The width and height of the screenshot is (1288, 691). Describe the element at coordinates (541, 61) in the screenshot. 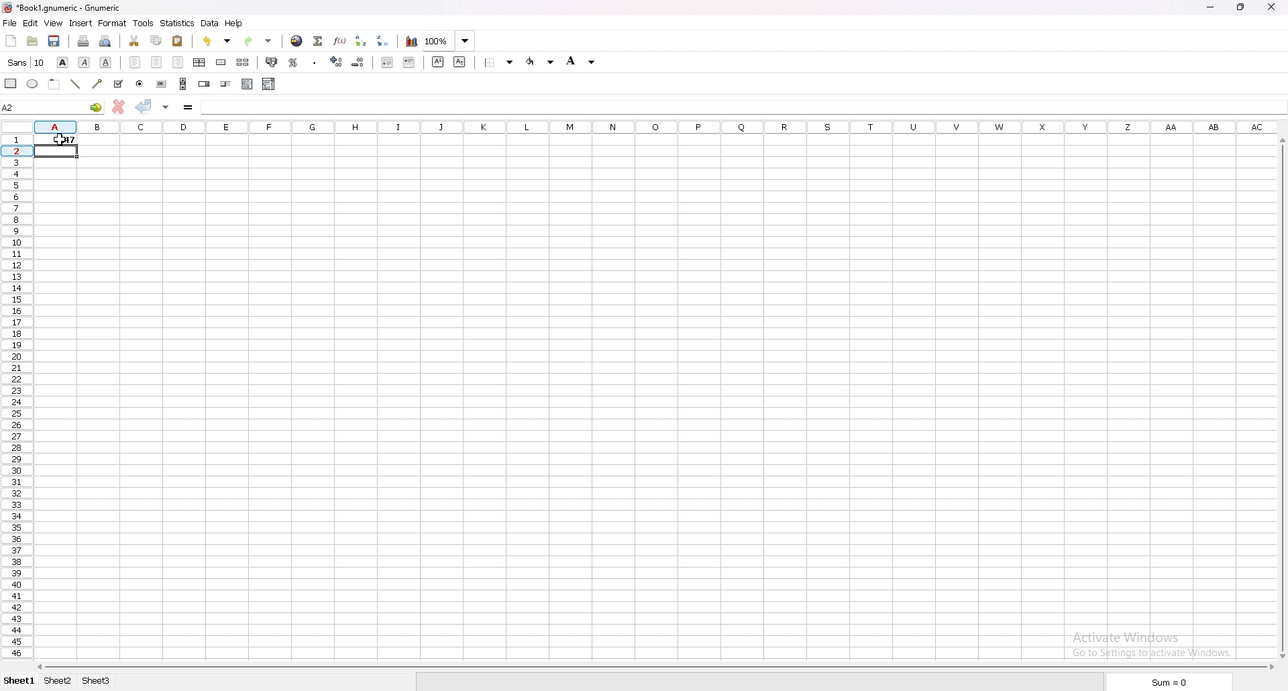

I see `foreground` at that location.